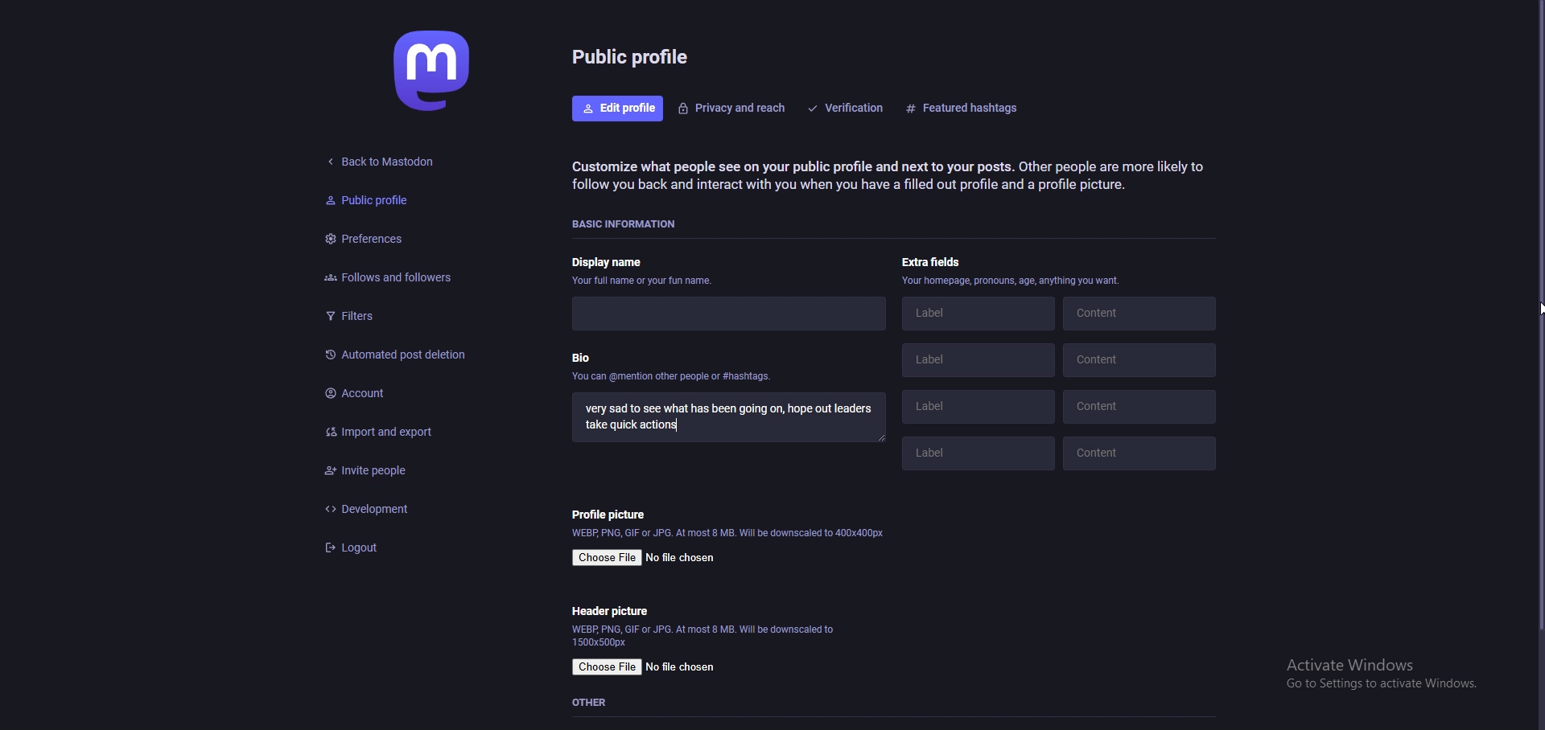  What do you see at coordinates (732, 107) in the screenshot?
I see `privacy and reach` at bounding box center [732, 107].